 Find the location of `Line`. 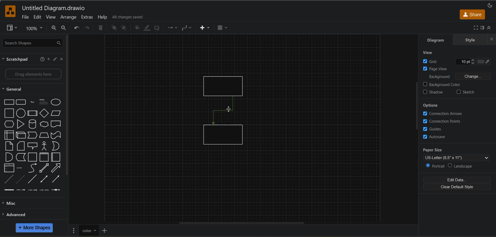

Line is located at coordinates (32, 179).